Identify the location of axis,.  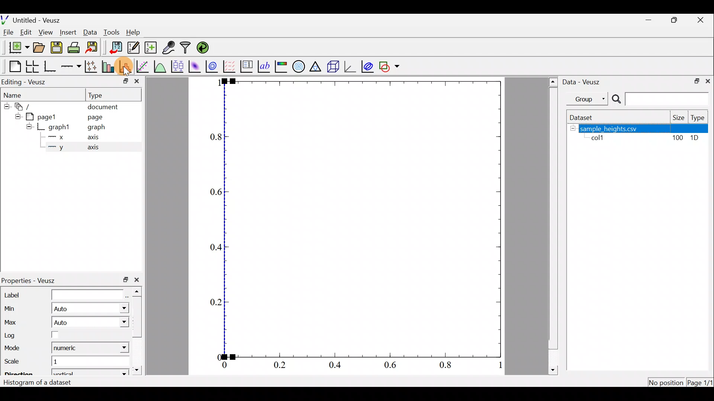
(93, 148).